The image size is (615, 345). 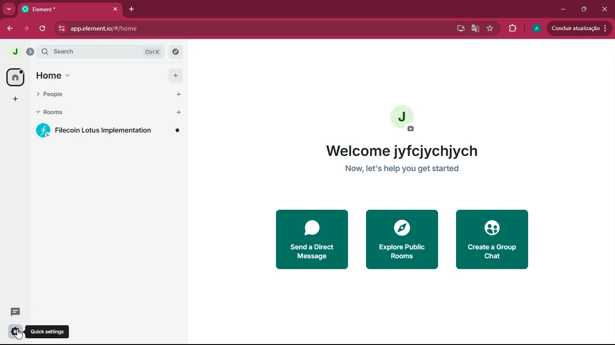 I want to click on people, so click(x=66, y=94).